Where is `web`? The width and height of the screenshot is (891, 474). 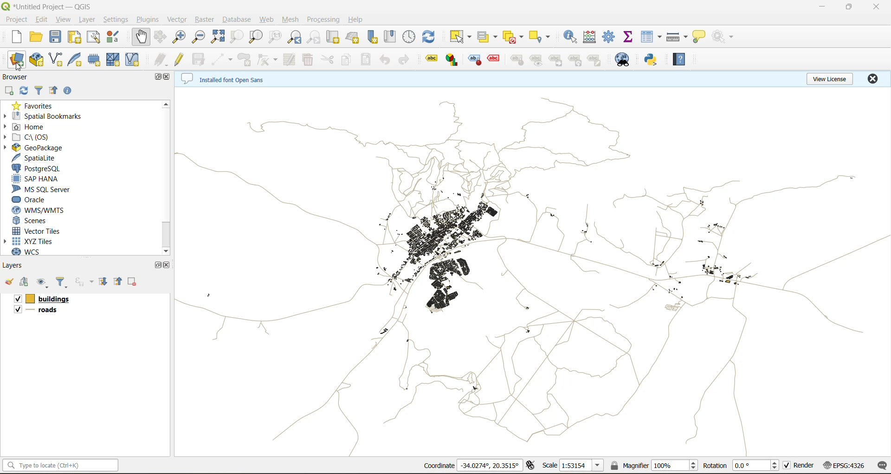 web is located at coordinates (267, 19).